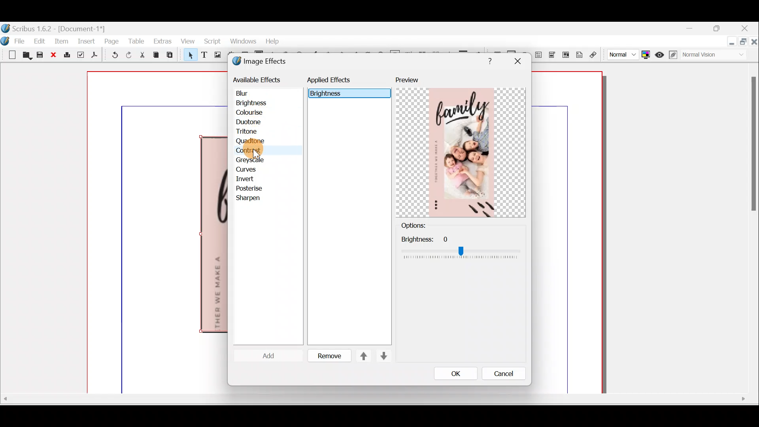  Describe the element at coordinates (113, 56) in the screenshot. I see `Undo` at that location.